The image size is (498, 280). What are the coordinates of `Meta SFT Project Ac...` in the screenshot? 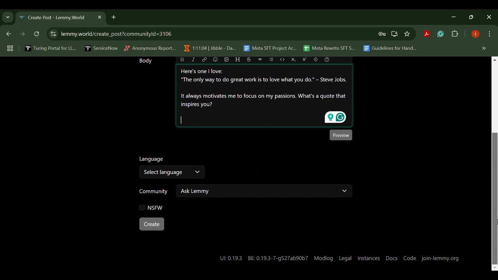 It's located at (270, 49).